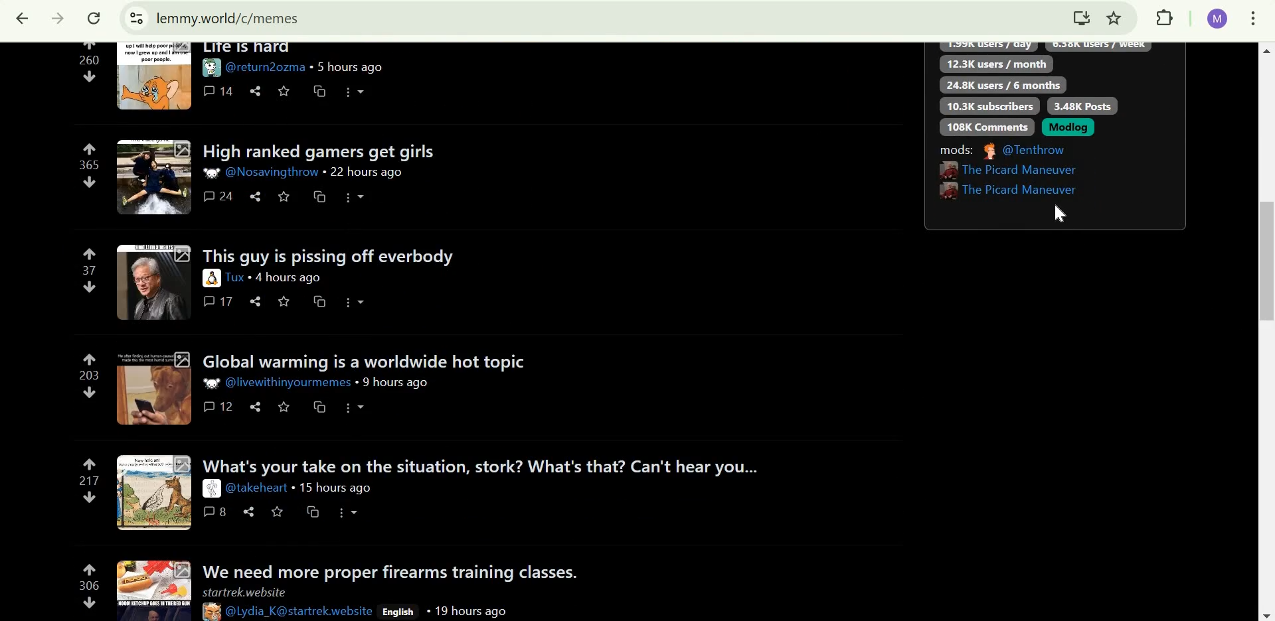 This screenshot has width=1275, height=621. What do you see at coordinates (284, 405) in the screenshot?
I see `save` at bounding box center [284, 405].